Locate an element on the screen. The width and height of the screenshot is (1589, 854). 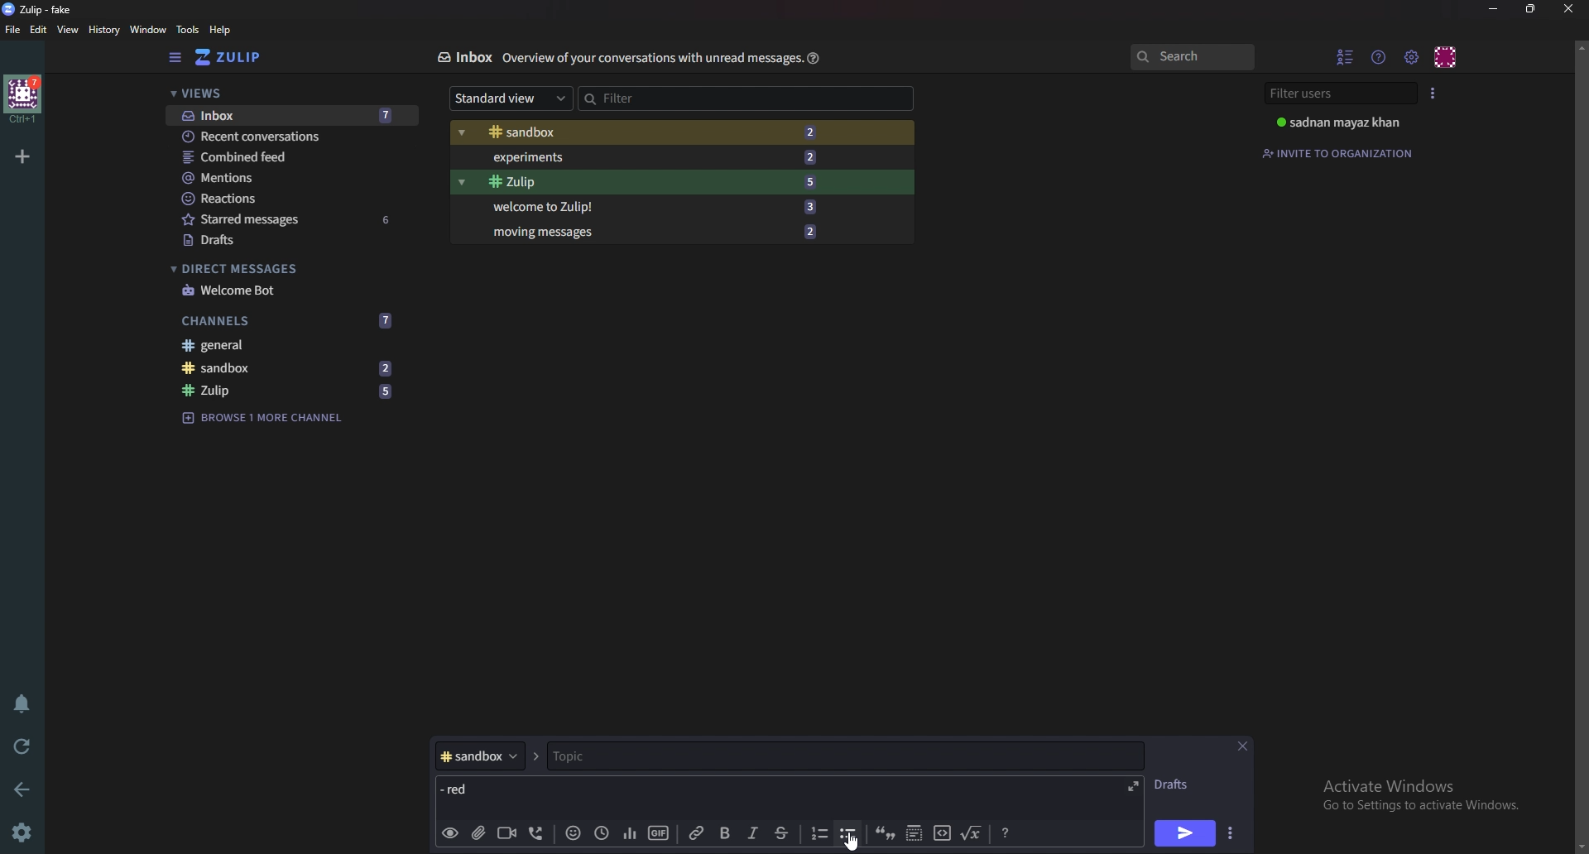
poll is located at coordinates (630, 832).